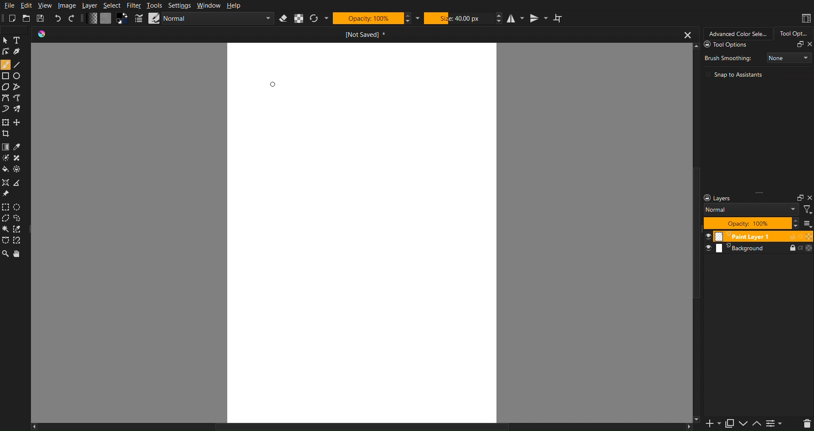 The width and height of the screenshot is (814, 431). I want to click on Fullscreen, so click(799, 44).